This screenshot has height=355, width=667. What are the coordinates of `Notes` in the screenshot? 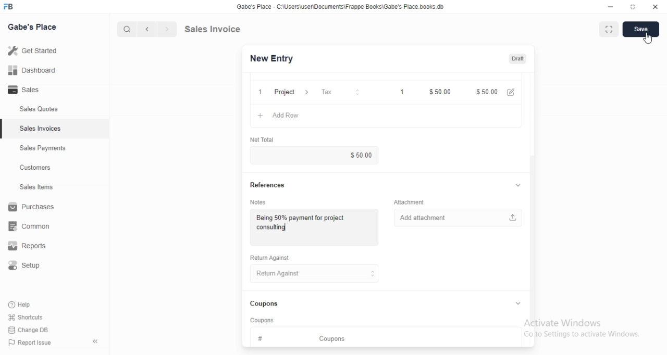 It's located at (262, 202).